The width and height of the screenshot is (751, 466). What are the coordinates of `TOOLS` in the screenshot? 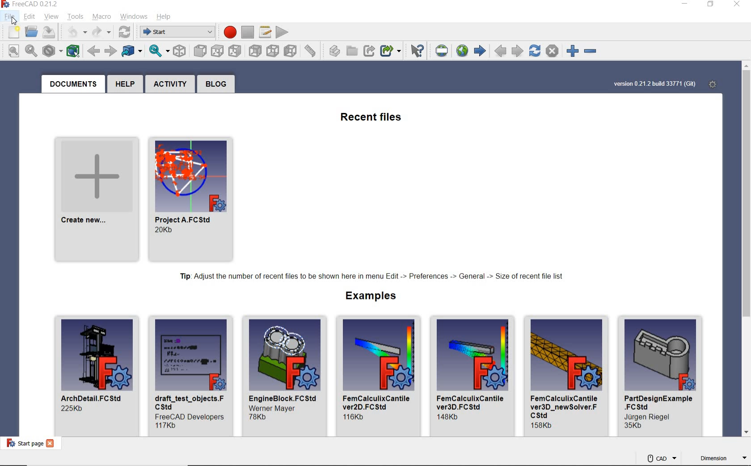 It's located at (76, 17).